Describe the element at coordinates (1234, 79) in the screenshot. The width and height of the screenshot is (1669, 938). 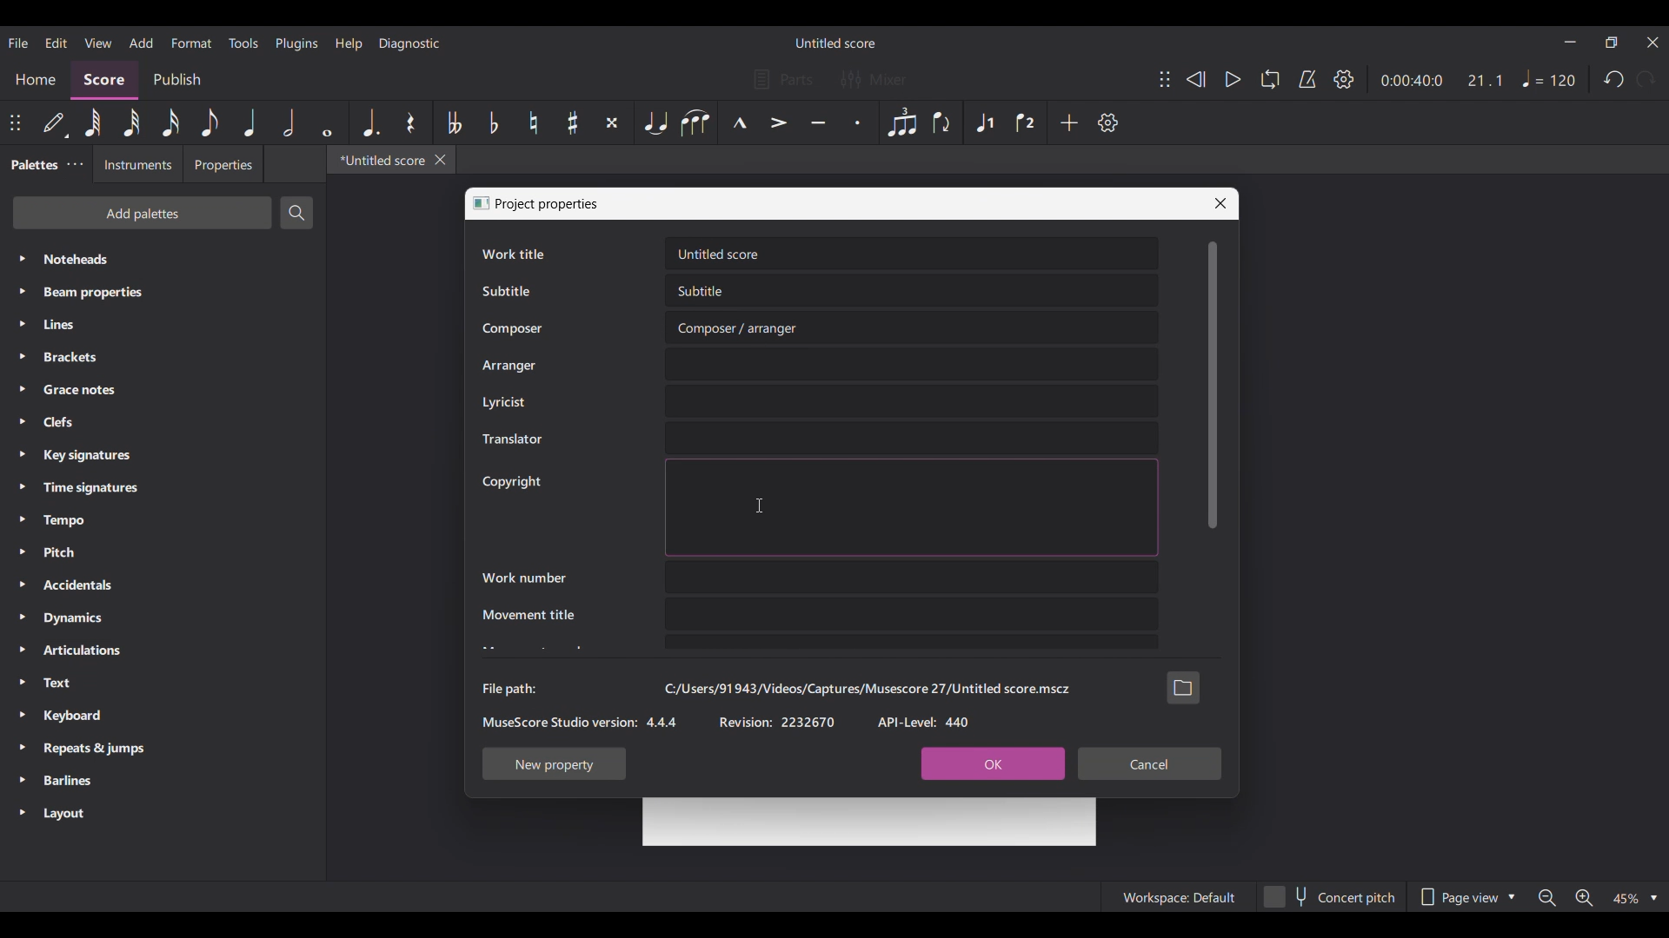
I see `Play` at that location.